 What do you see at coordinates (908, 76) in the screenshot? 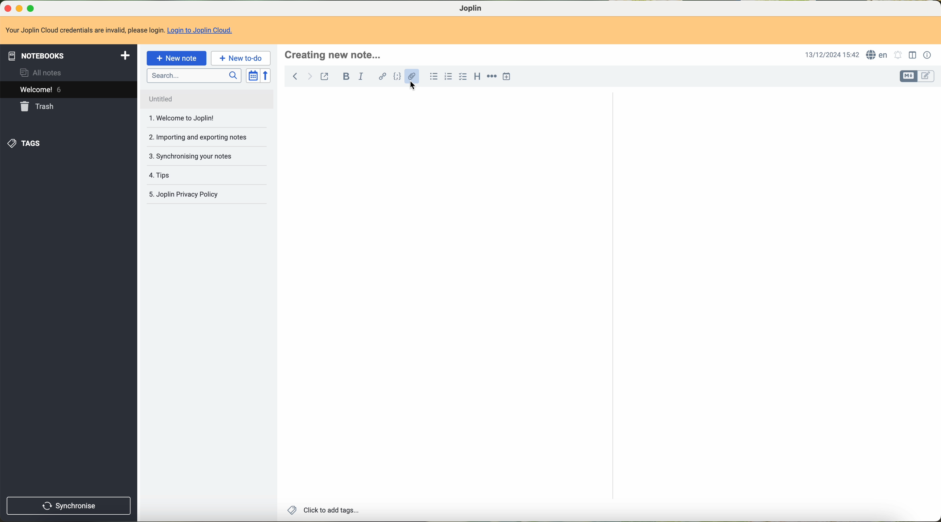
I see `toggle editors` at bounding box center [908, 76].